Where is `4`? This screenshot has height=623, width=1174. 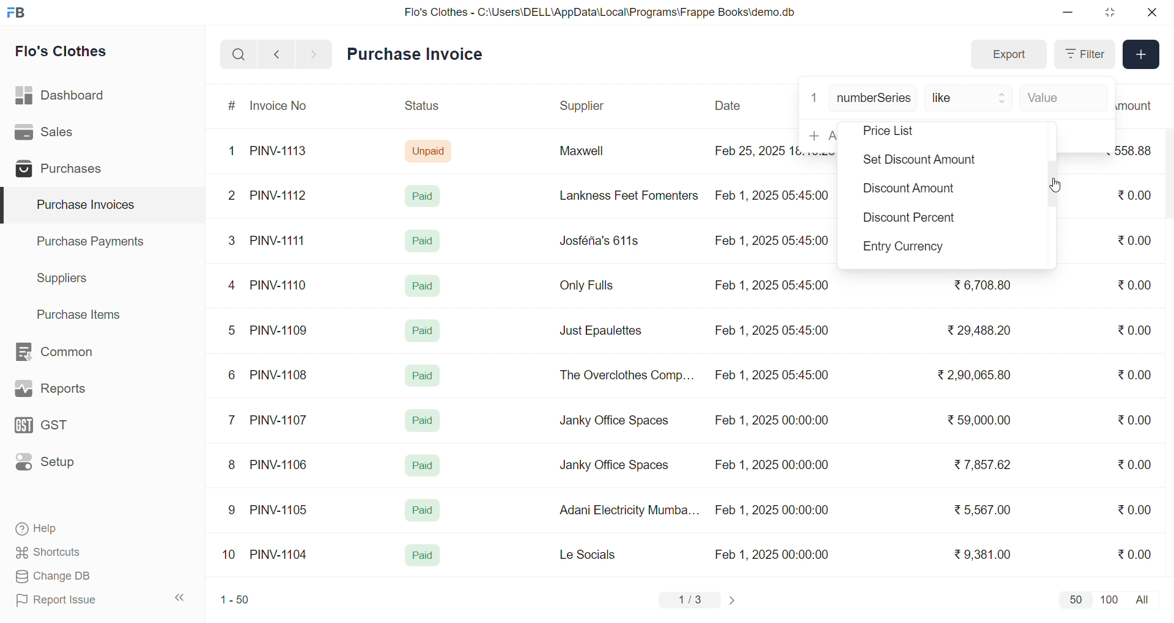
4 is located at coordinates (234, 286).